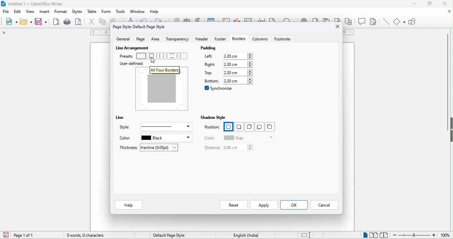 The height and width of the screenshot is (239, 453). Describe the element at coordinates (25, 235) in the screenshot. I see `page number in document` at that location.